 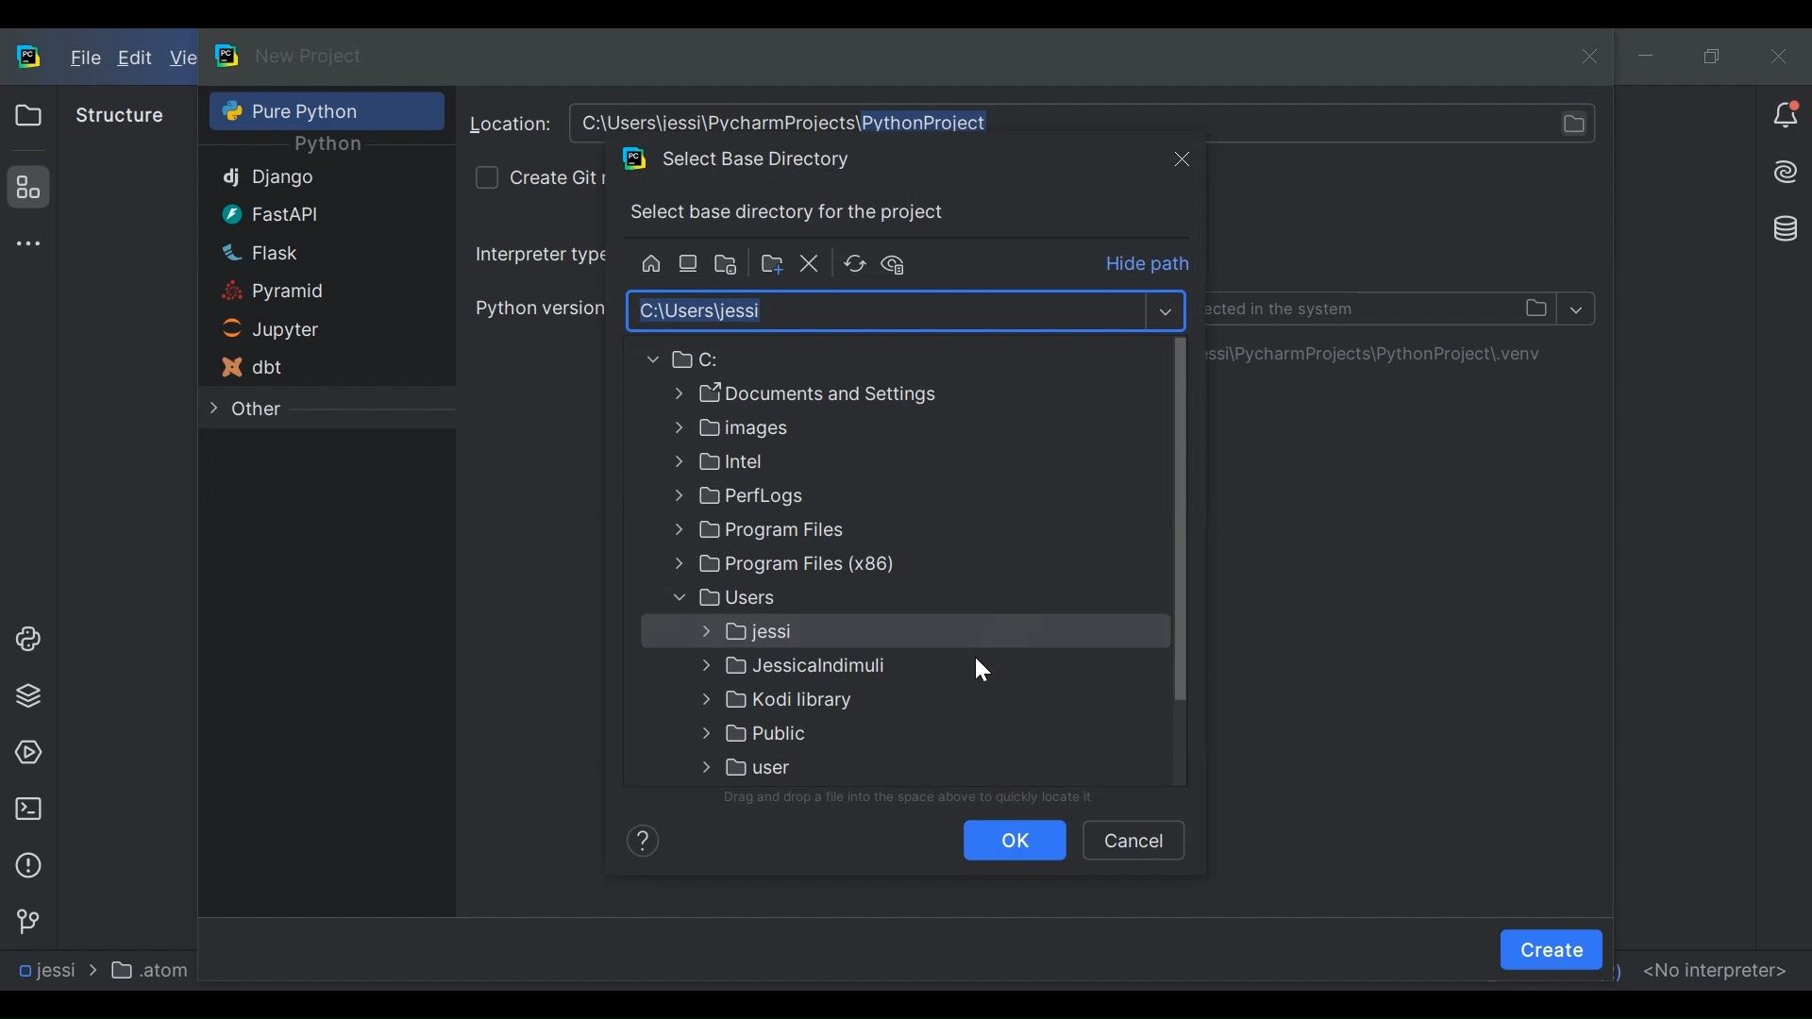 What do you see at coordinates (690, 264) in the screenshot?
I see `Desktop Directory` at bounding box center [690, 264].